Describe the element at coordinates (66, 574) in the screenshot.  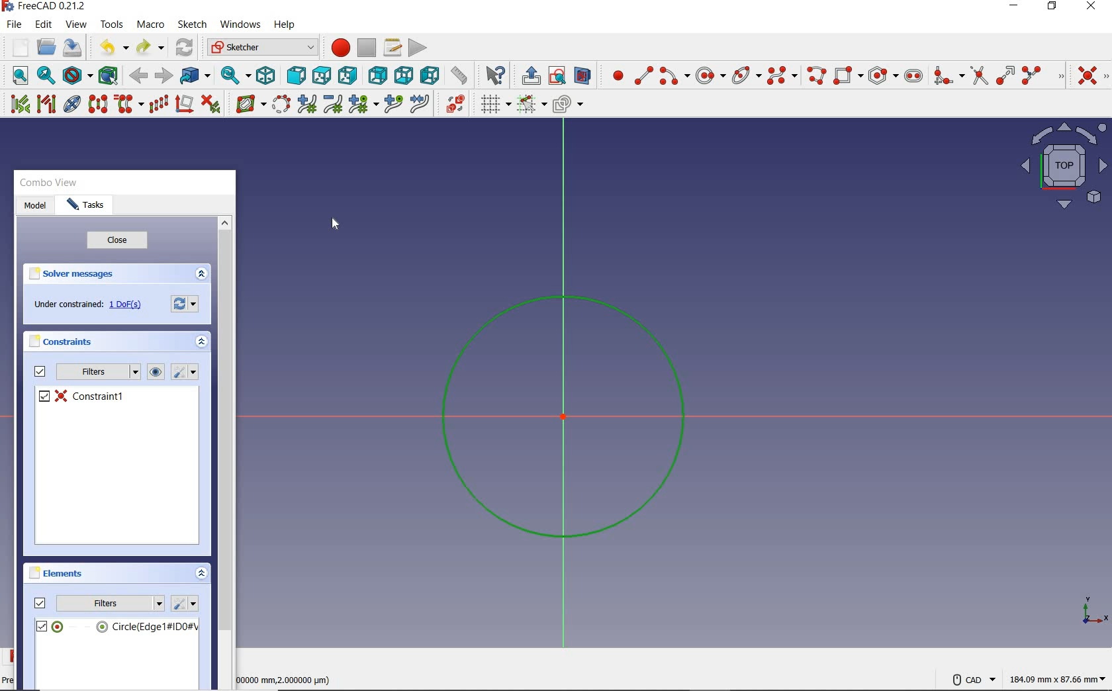
I see `elements` at that location.